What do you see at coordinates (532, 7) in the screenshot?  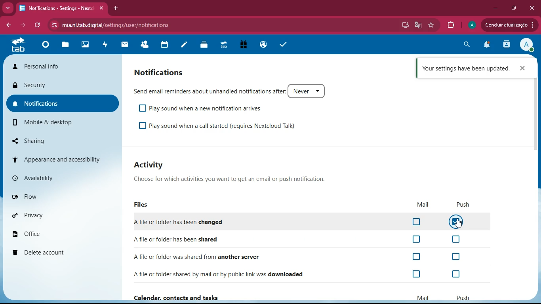 I see `close` at bounding box center [532, 7].